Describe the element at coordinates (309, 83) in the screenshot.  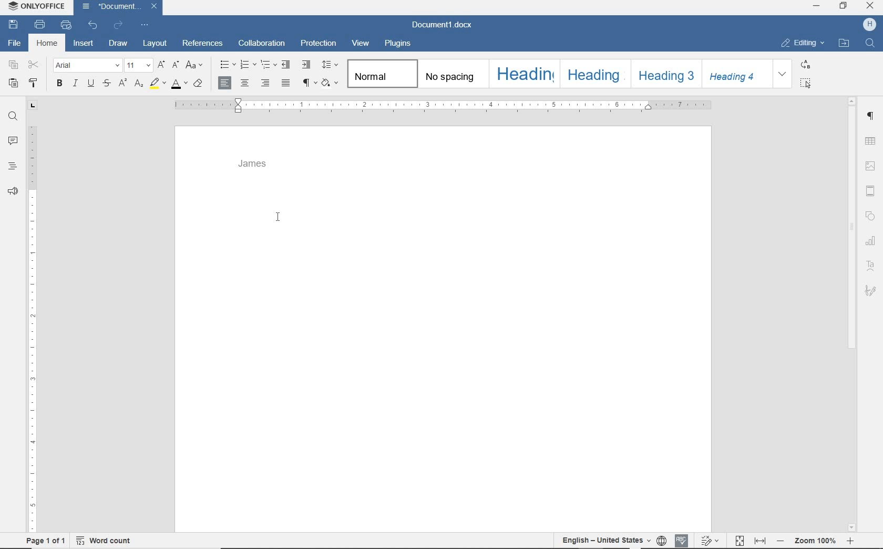
I see `nonprinting characters` at that location.